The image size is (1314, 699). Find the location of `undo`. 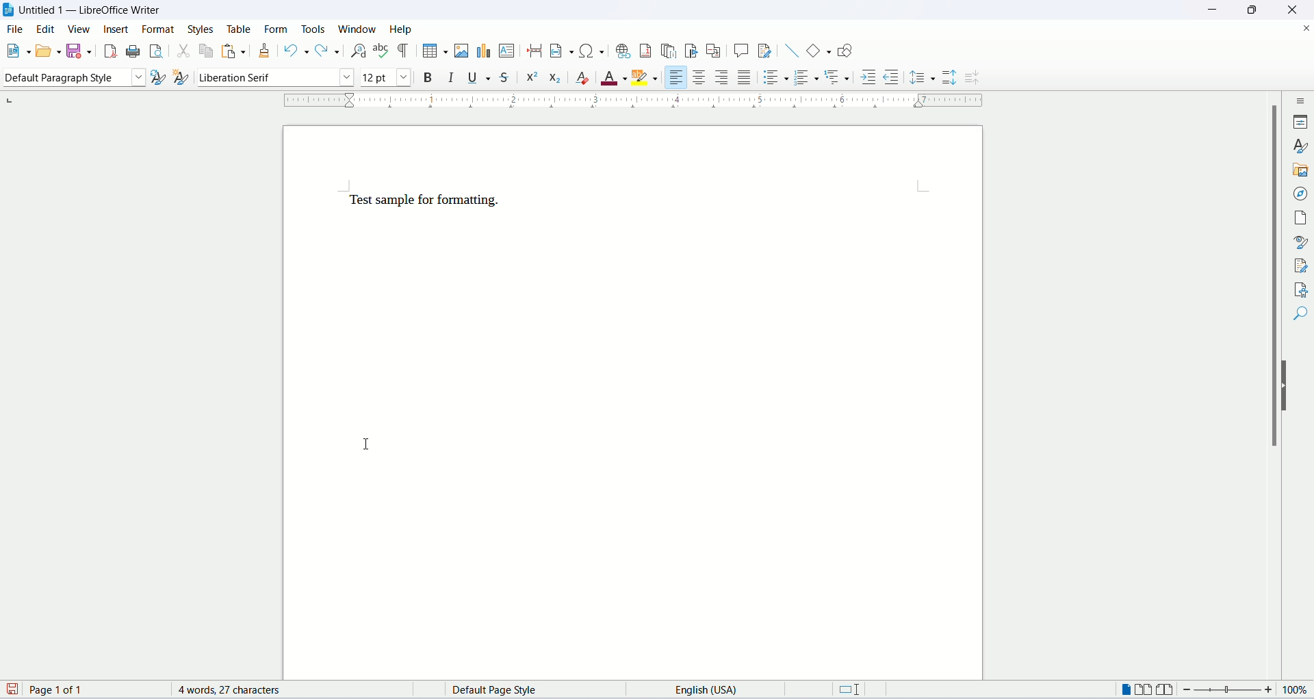

undo is located at coordinates (294, 51).